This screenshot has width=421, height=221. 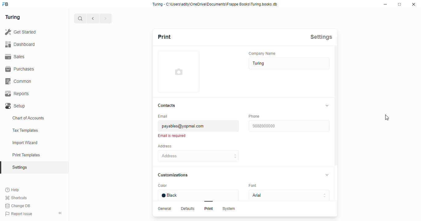 I want to click on Change DB, so click(x=18, y=206).